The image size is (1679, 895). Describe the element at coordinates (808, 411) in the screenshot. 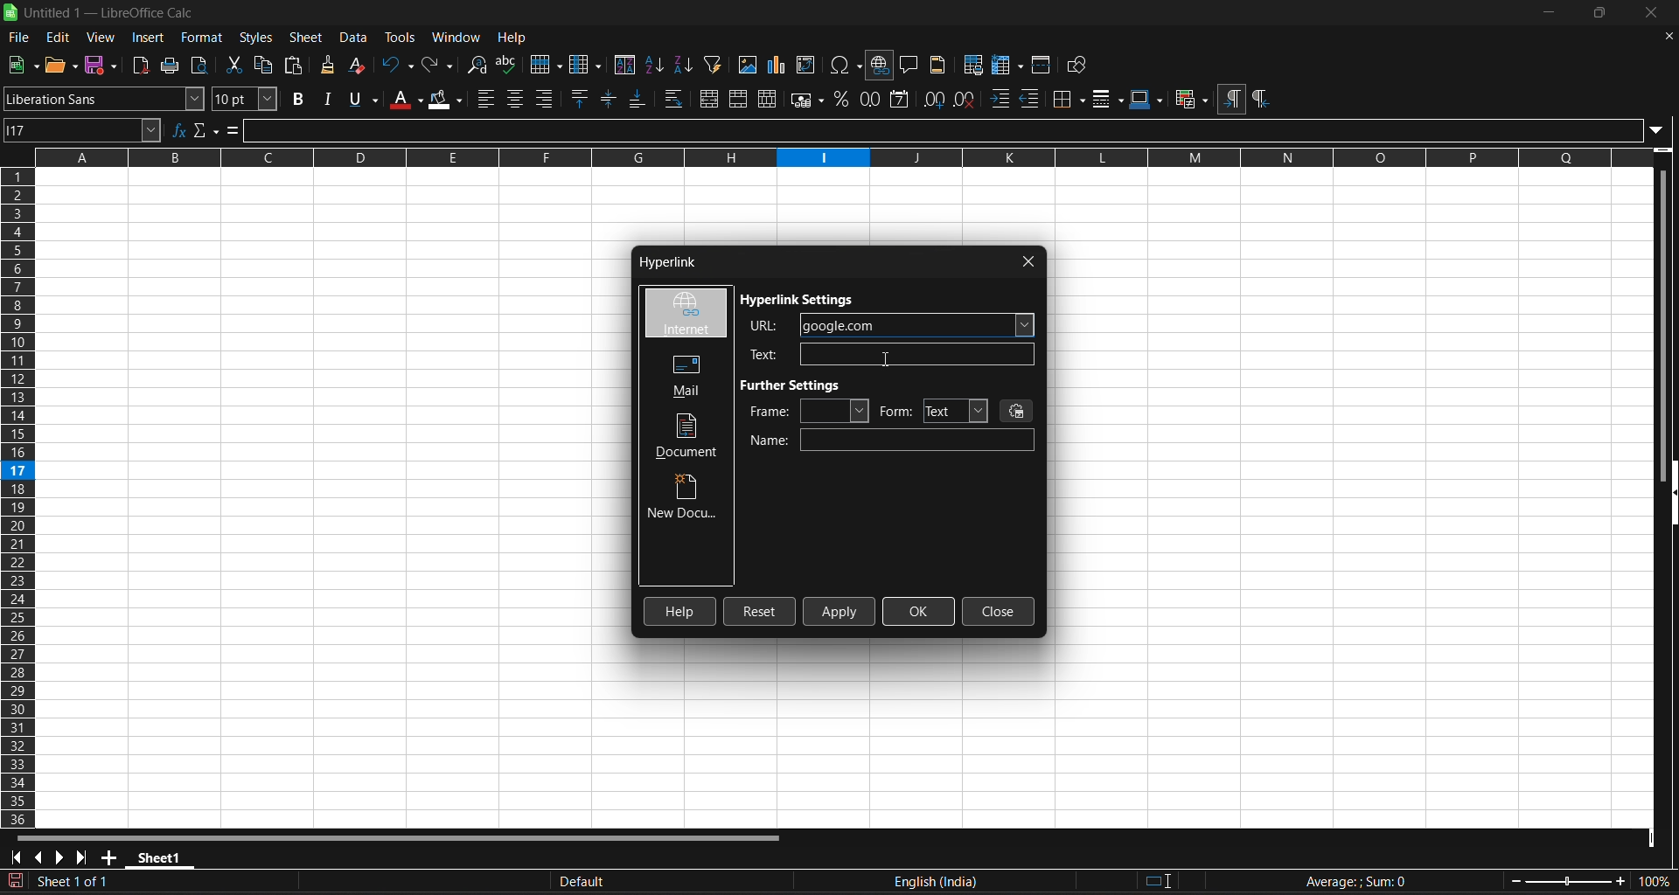

I see `frame` at that location.